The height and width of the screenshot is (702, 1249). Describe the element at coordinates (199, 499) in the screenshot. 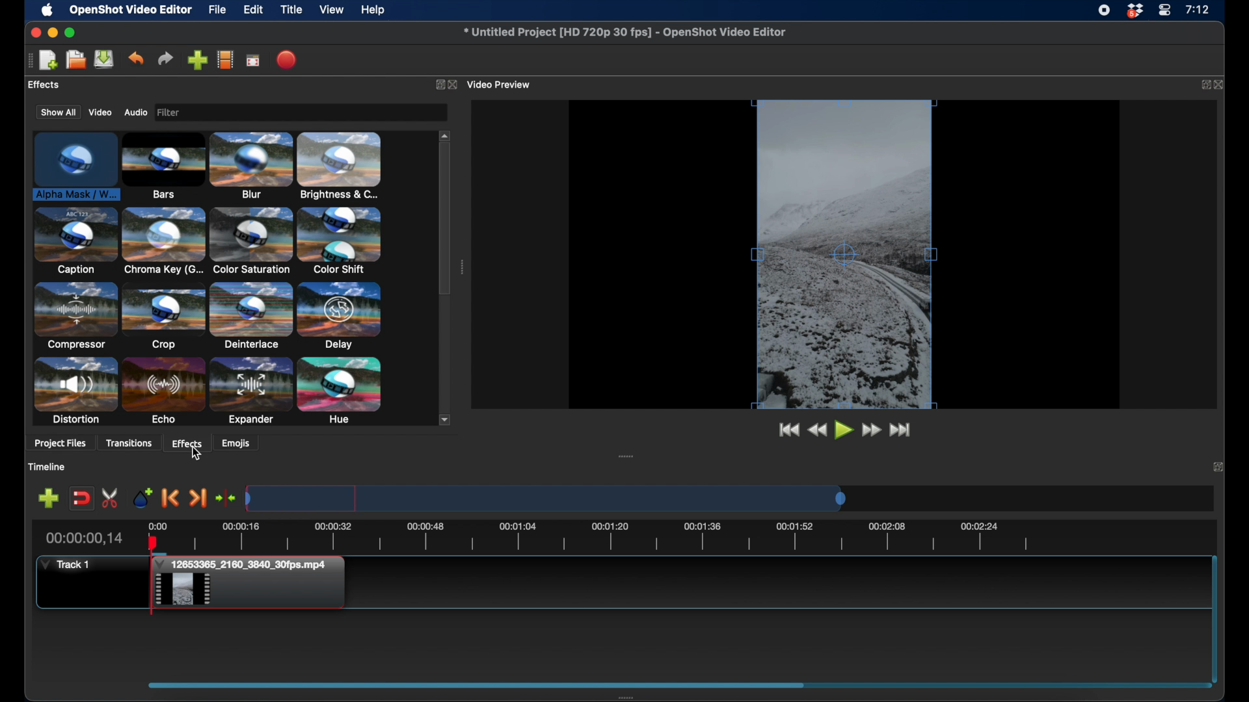

I see `next marker` at that location.